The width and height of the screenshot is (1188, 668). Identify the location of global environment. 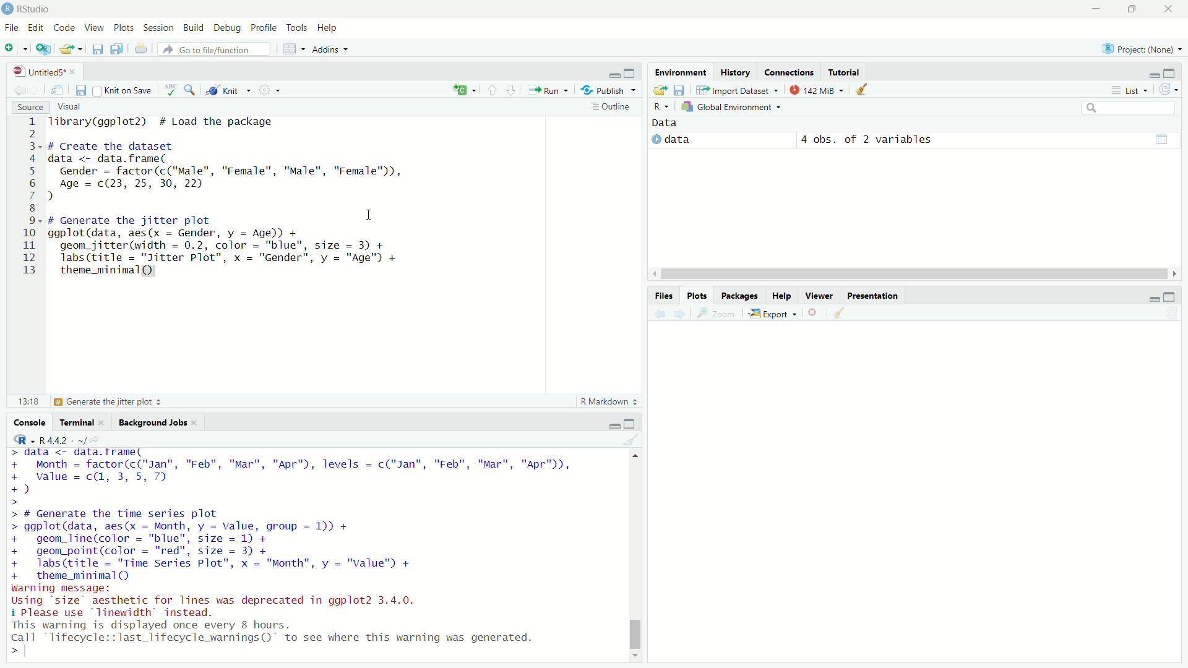
(734, 108).